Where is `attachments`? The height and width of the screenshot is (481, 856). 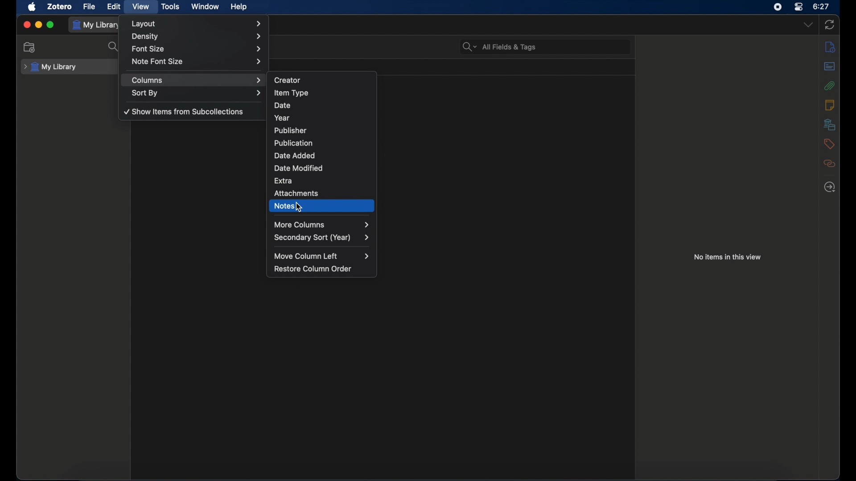 attachments is located at coordinates (829, 86).